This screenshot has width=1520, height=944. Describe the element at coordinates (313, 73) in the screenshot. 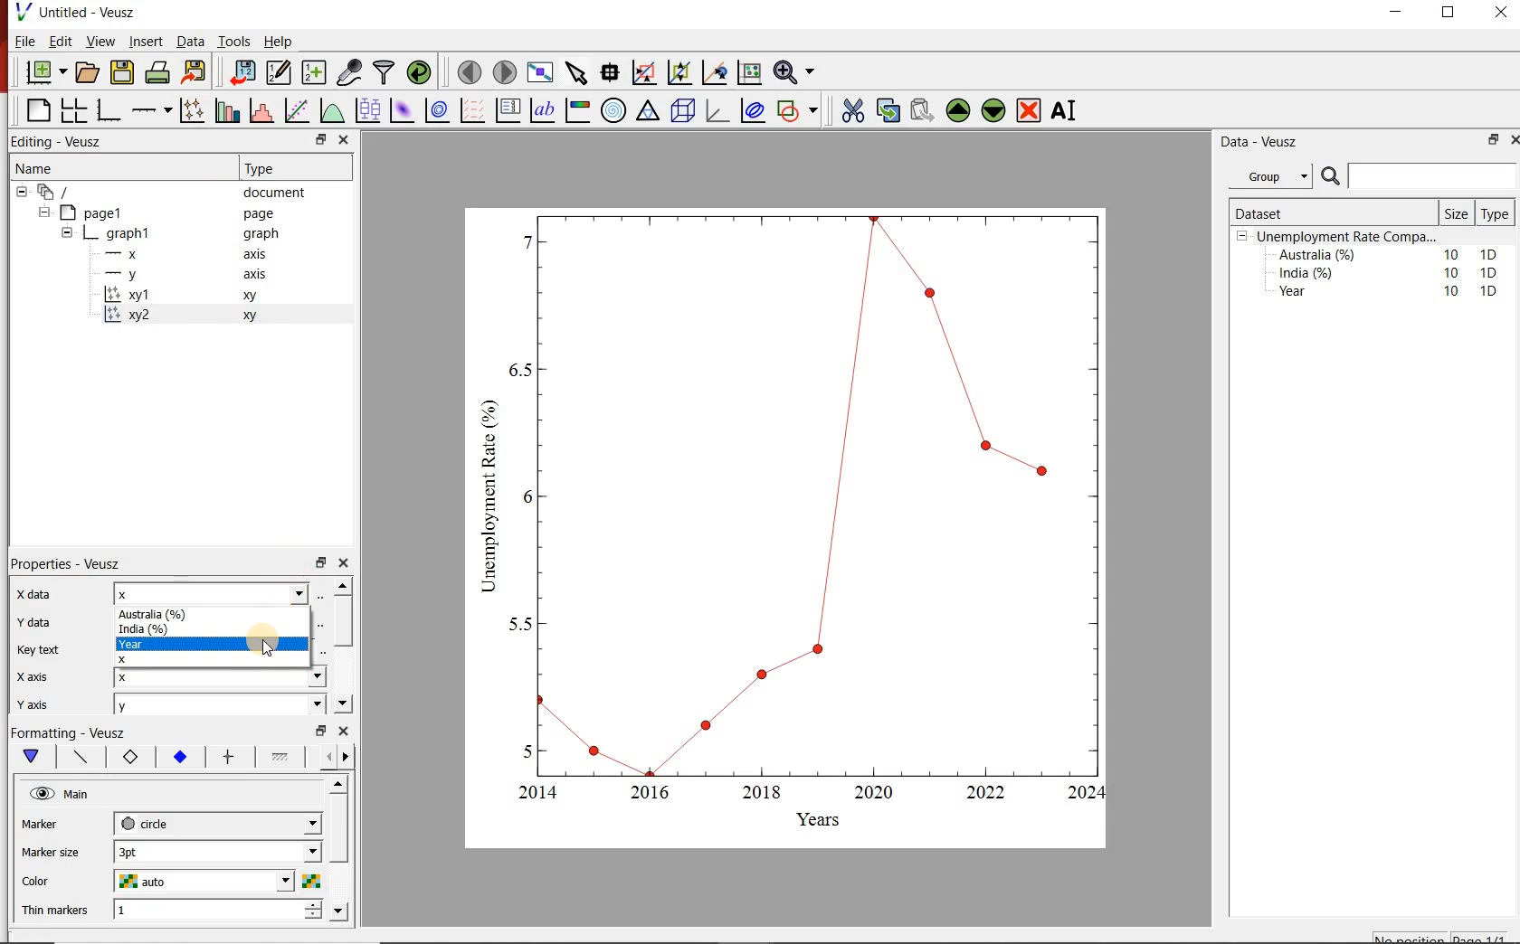

I see `create new datasets` at that location.